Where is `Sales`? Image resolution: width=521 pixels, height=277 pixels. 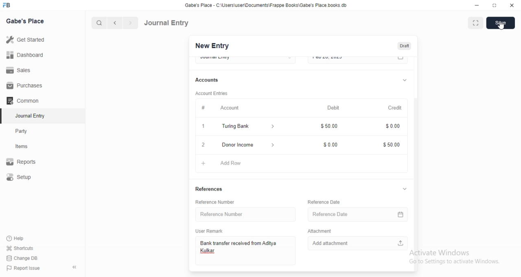 Sales is located at coordinates (26, 70).